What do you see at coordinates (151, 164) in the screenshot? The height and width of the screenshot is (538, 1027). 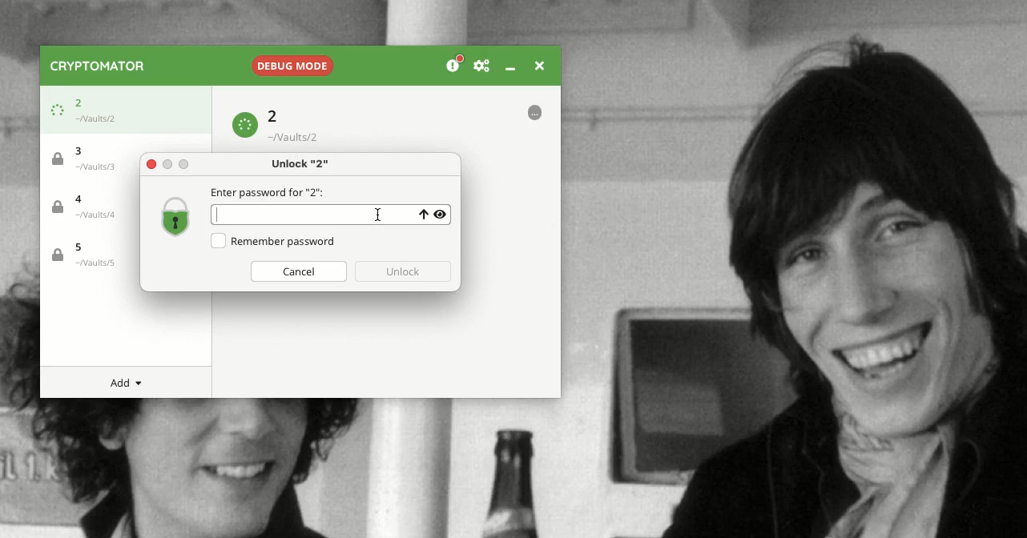 I see `Close` at bounding box center [151, 164].